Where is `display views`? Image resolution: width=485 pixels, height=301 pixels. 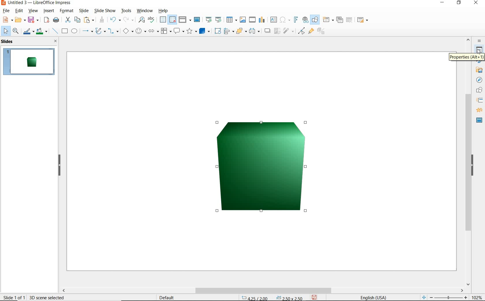
display views is located at coordinates (185, 20).